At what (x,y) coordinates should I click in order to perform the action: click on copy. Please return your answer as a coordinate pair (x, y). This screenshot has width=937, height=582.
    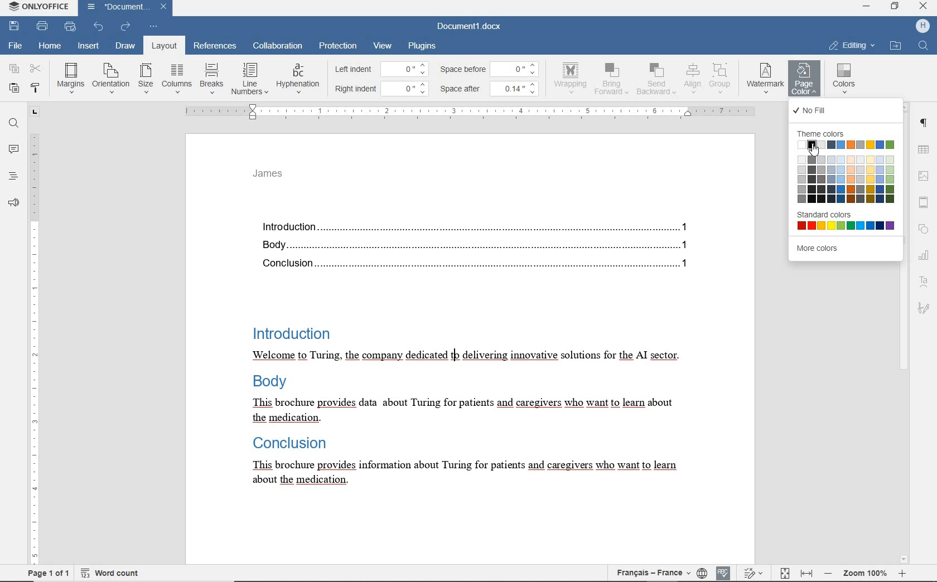
    Looking at the image, I should click on (16, 69).